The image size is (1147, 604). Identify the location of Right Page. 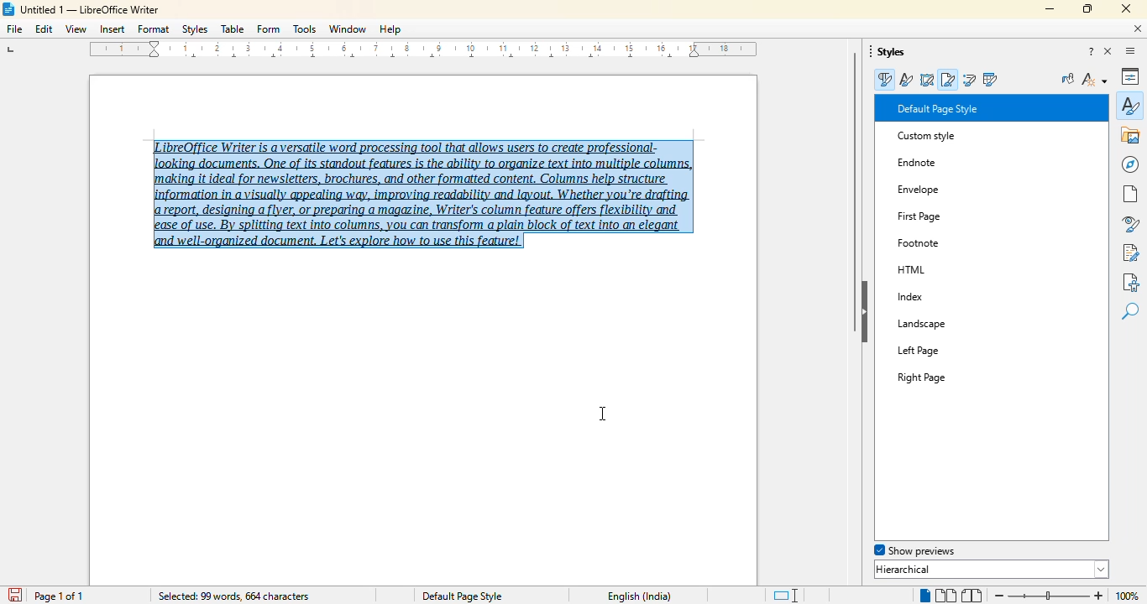
(935, 378).